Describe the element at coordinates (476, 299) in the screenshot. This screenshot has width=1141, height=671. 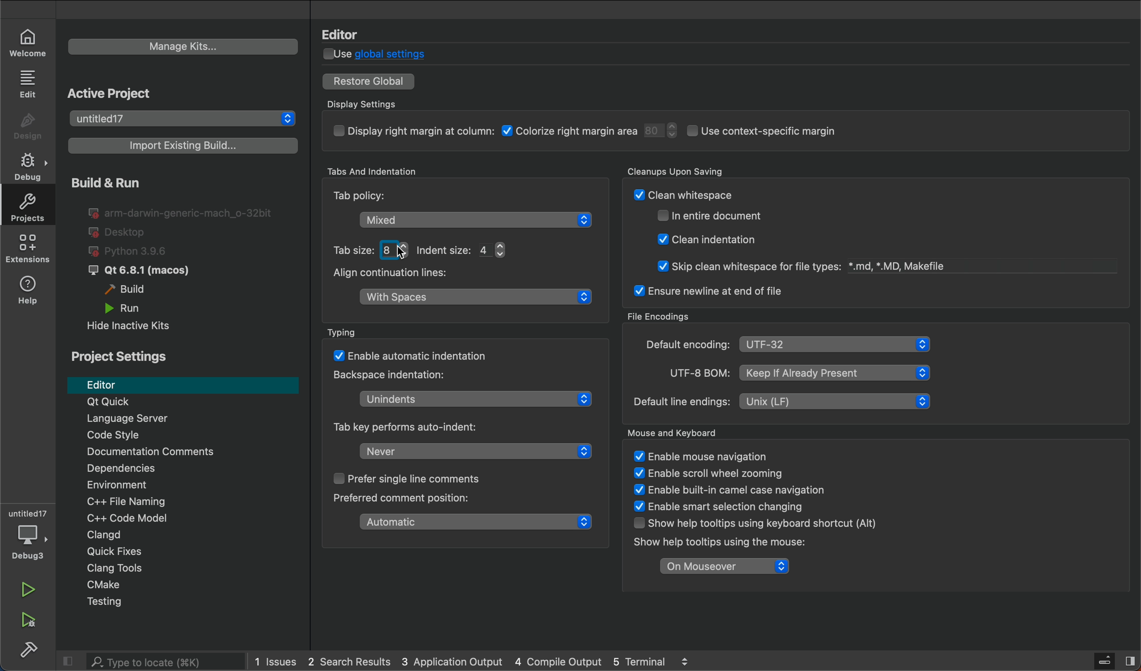
I see `white spaces` at that location.